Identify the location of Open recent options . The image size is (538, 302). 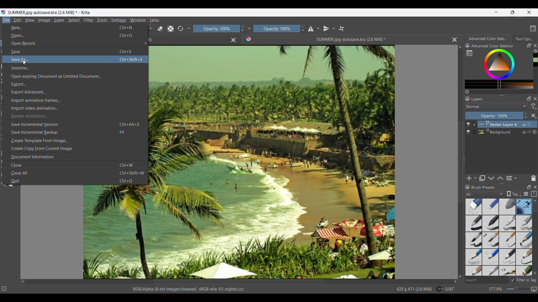
(76, 43).